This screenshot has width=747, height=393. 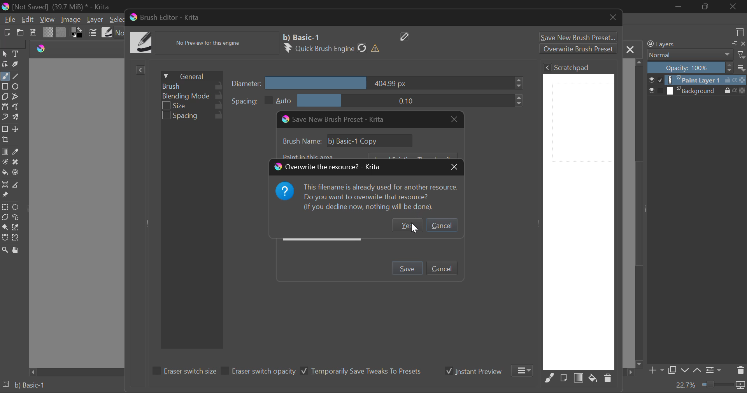 What do you see at coordinates (17, 87) in the screenshot?
I see `Ellipses` at bounding box center [17, 87].